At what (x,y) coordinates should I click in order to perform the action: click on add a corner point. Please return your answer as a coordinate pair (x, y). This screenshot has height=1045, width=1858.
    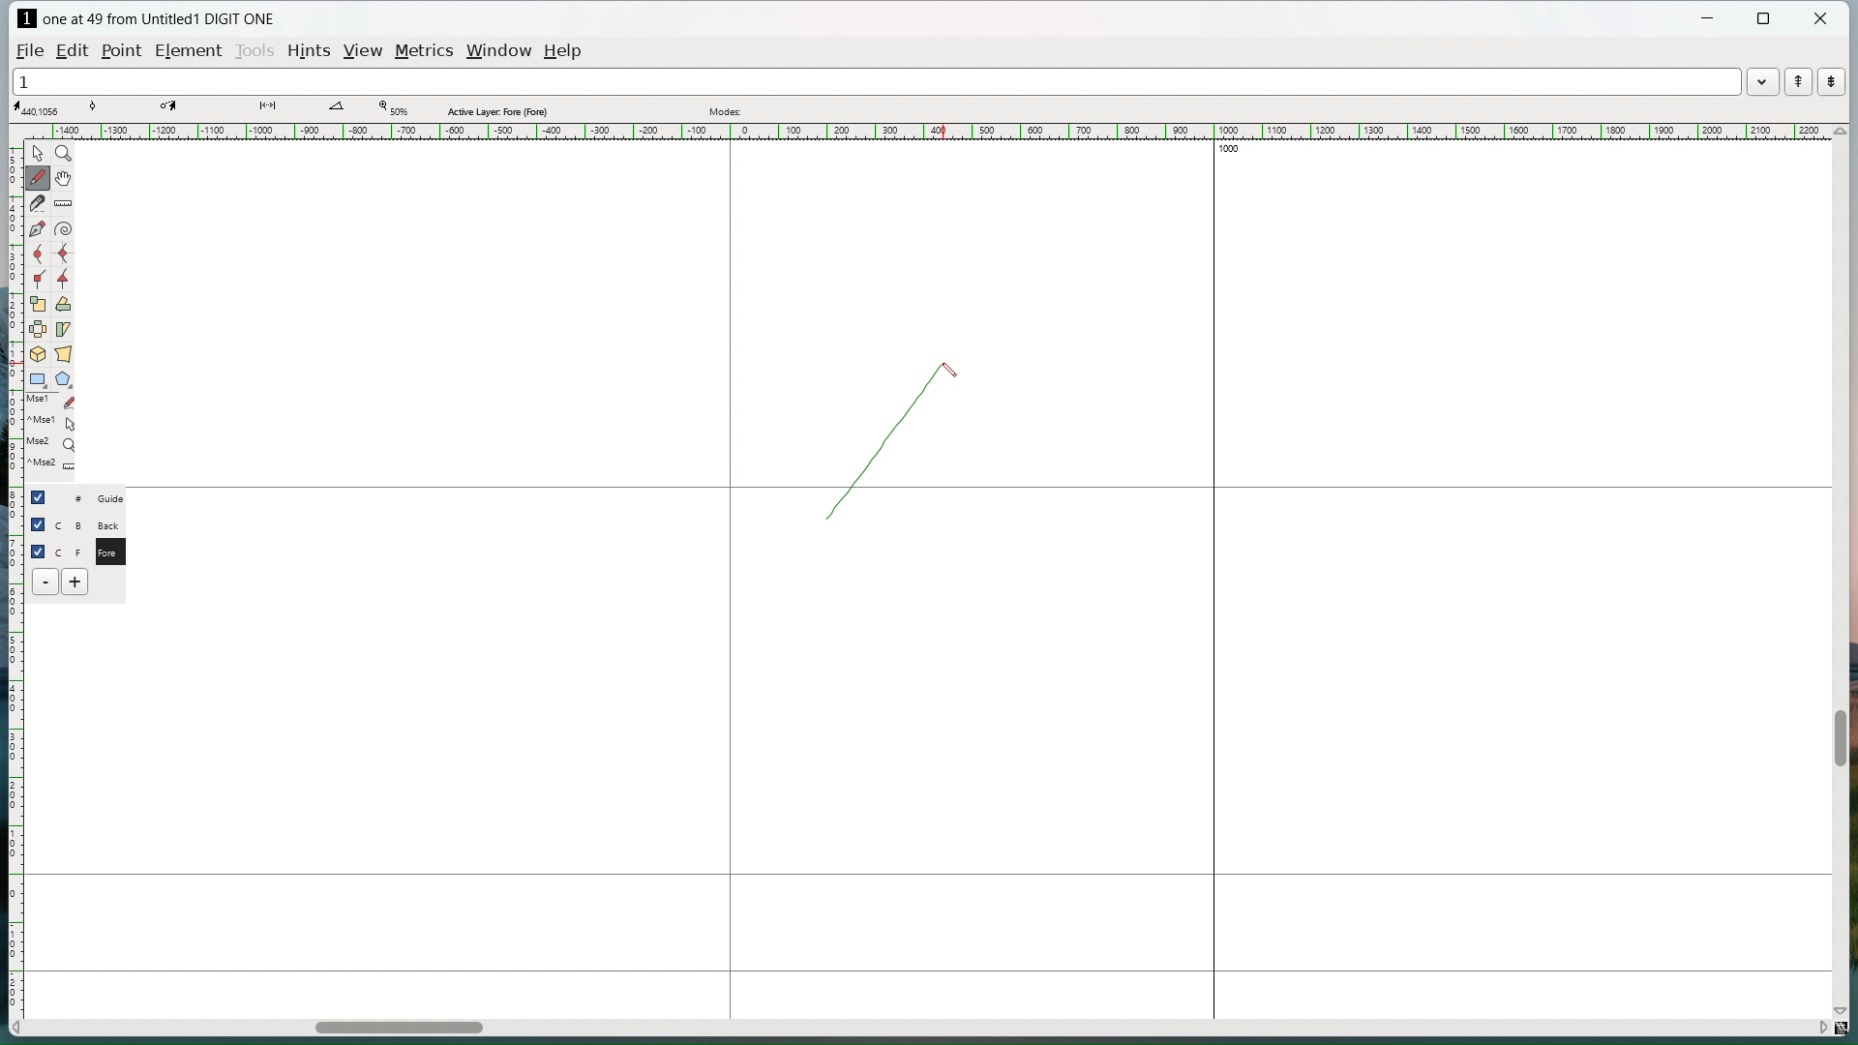
    Looking at the image, I should click on (39, 279).